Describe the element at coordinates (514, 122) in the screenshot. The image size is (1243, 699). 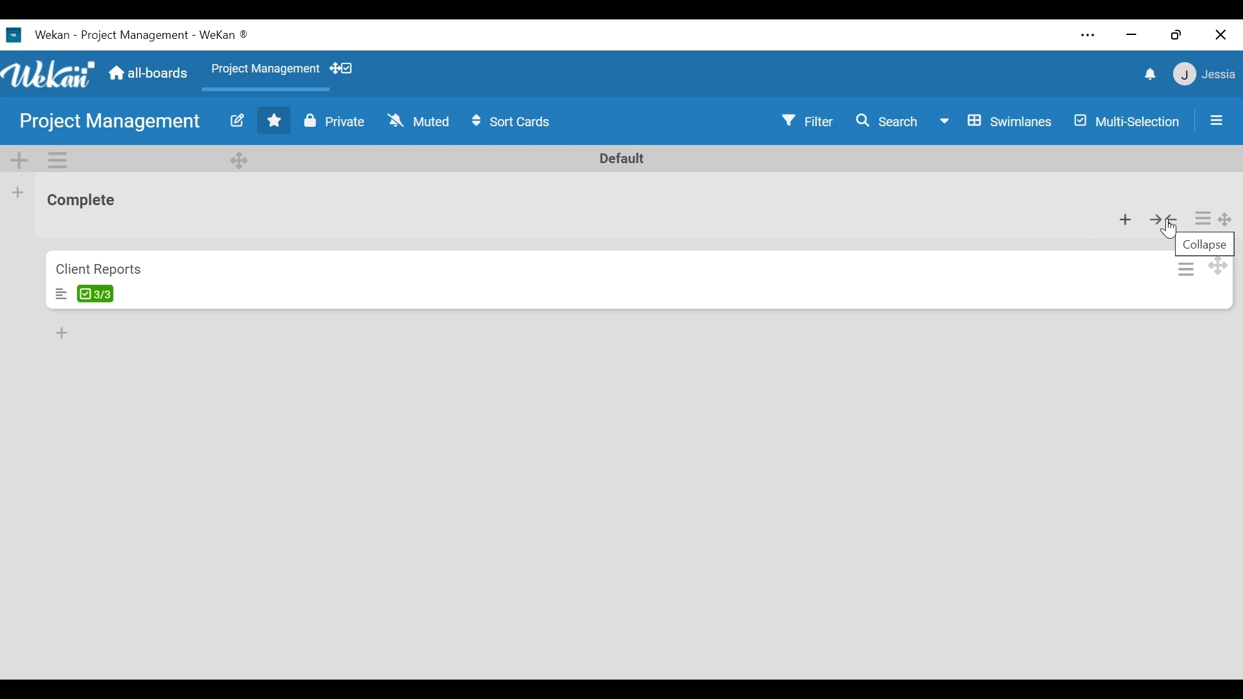
I see `Sort Cards` at that location.